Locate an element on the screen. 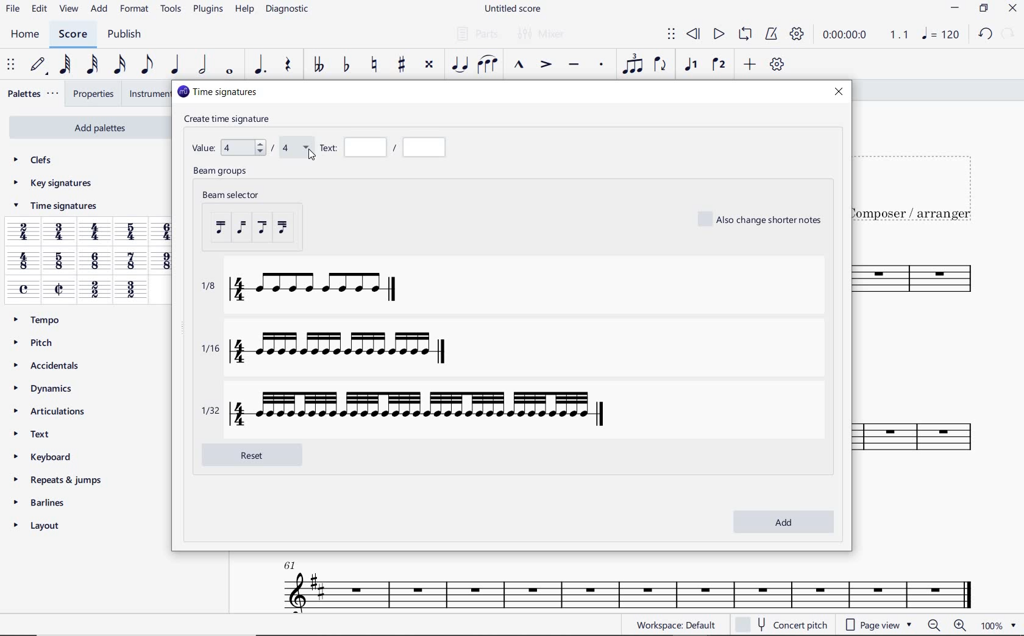 The width and height of the screenshot is (1024, 636). 4/4 is located at coordinates (97, 233).